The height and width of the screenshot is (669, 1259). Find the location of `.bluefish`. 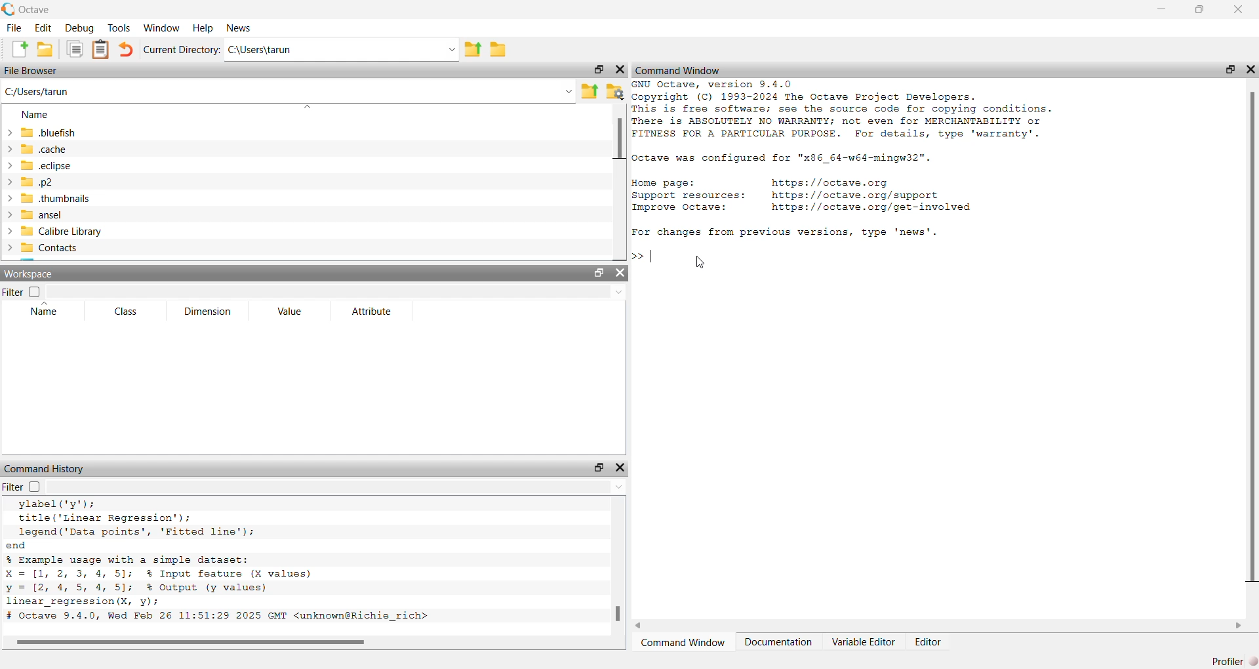

.bluefish is located at coordinates (109, 133).